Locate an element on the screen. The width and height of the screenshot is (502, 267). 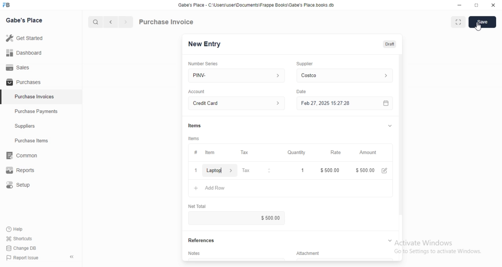
Vertical slide bar is located at coordinates (401, 143).